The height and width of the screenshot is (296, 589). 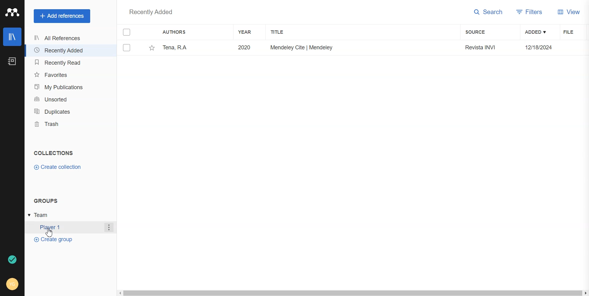 I want to click on Checkmarks, so click(x=127, y=32).